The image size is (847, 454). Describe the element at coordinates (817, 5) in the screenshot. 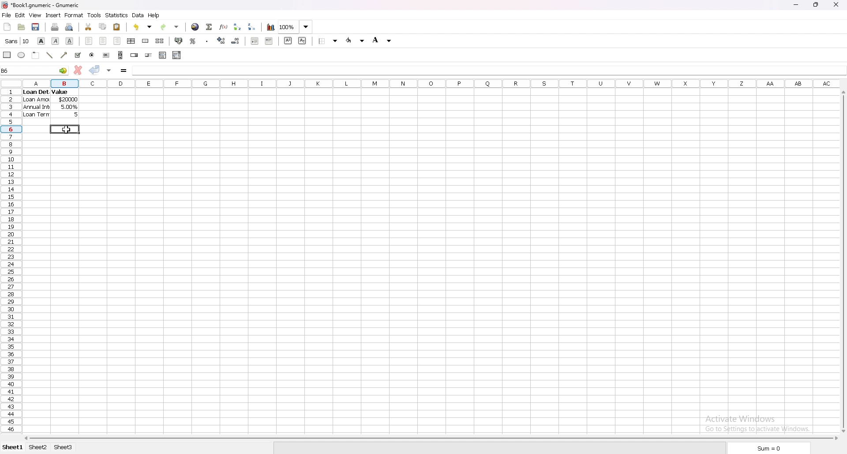

I see `resize` at that location.